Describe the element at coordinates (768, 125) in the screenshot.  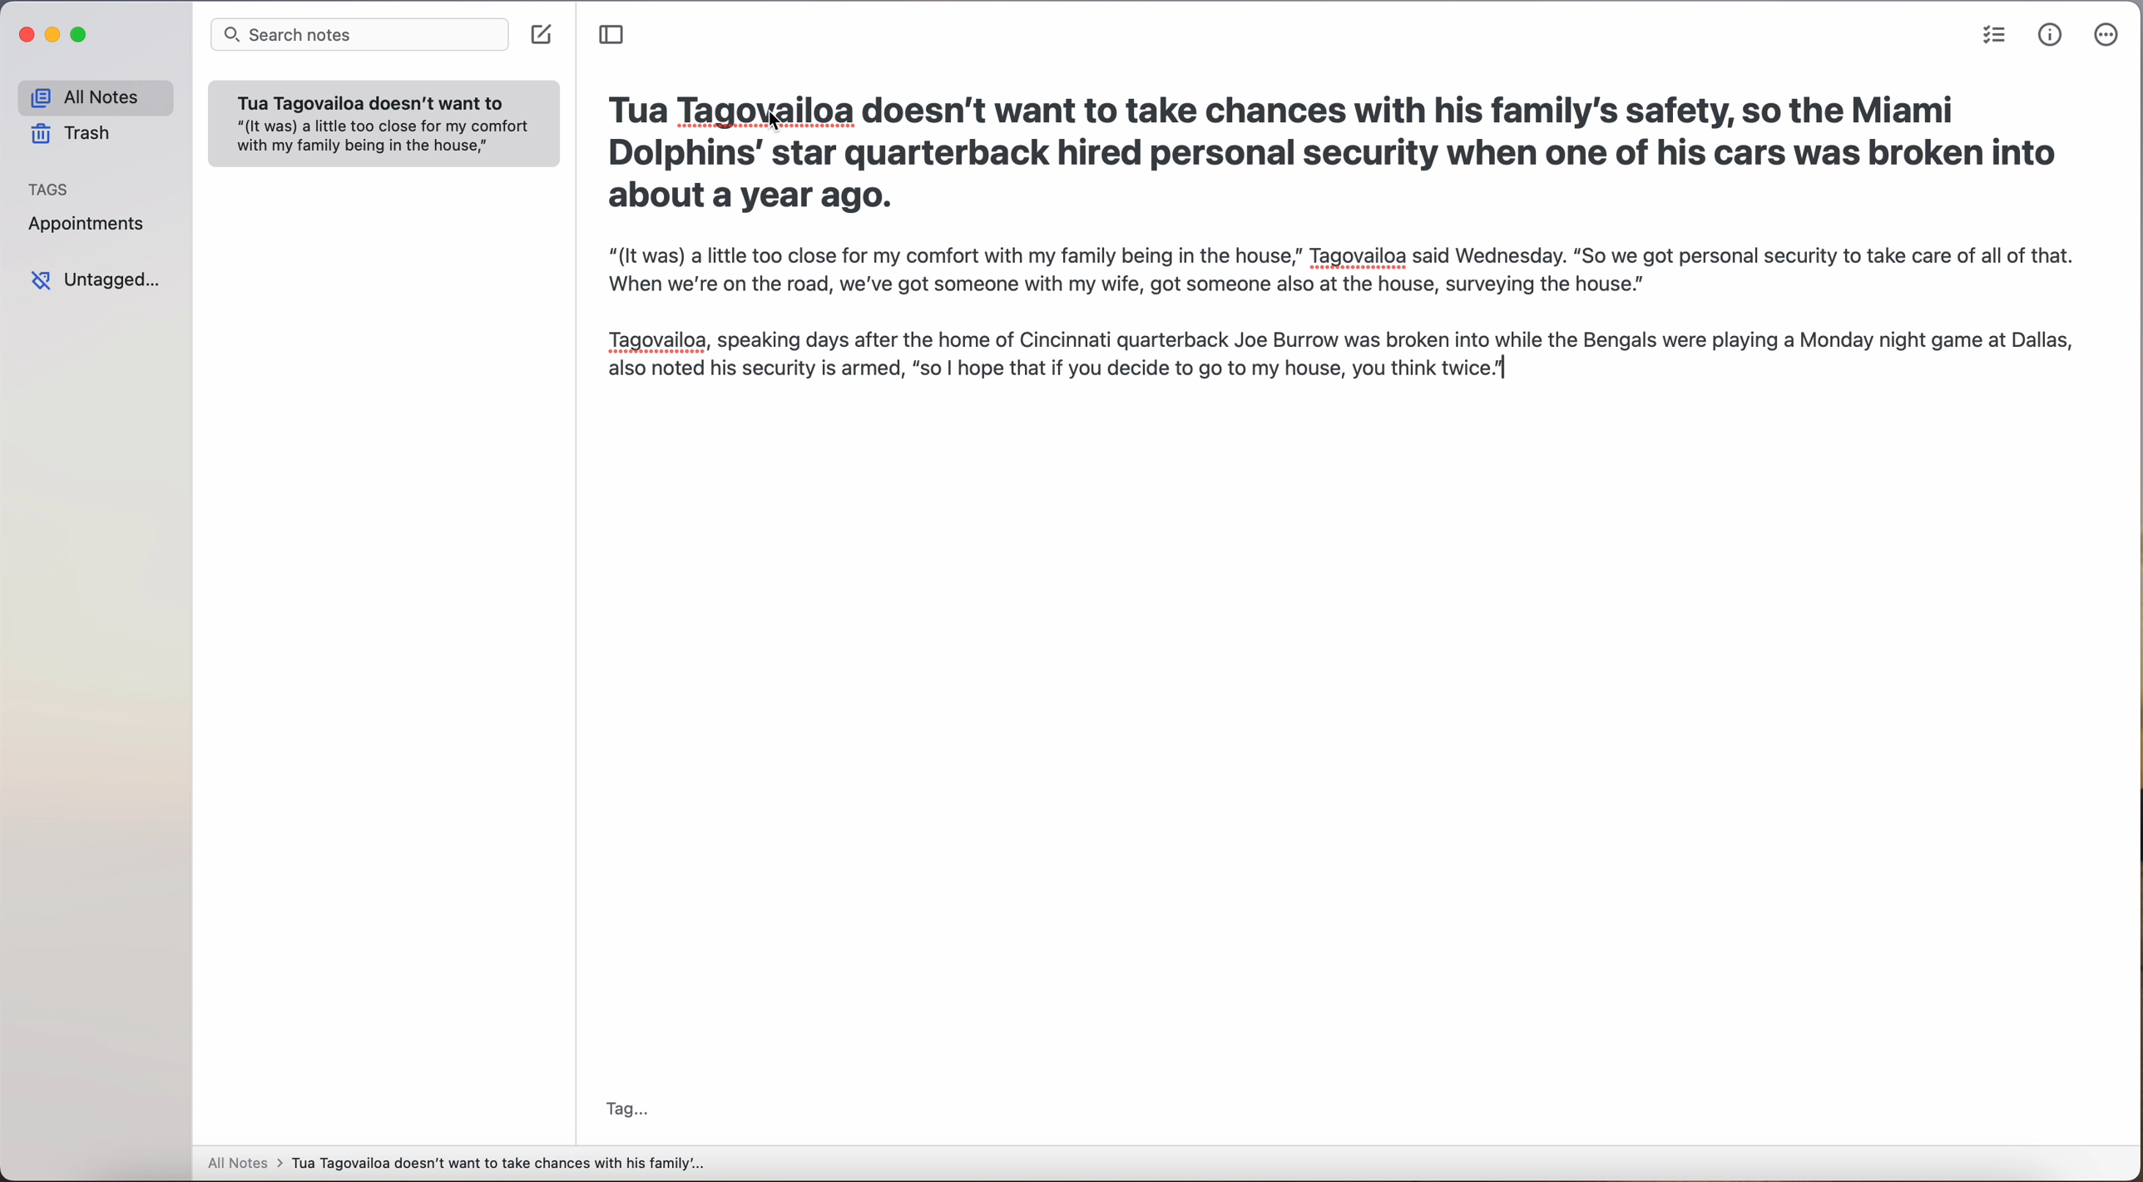
I see `cursor` at that location.